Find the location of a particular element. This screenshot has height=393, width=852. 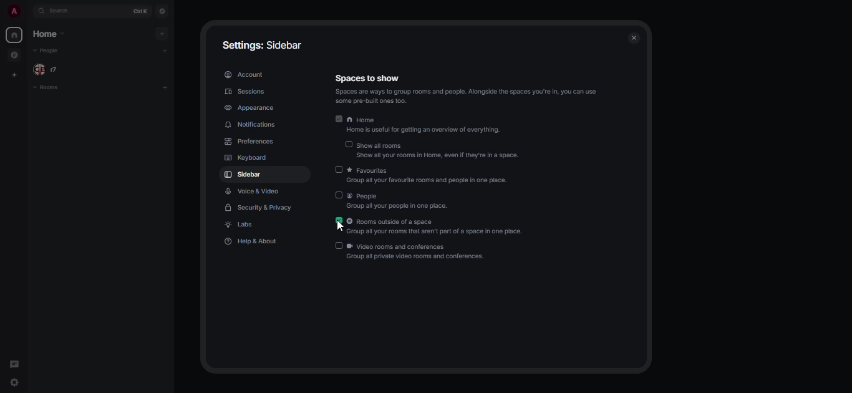

sidebar is located at coordinates (245, 174).